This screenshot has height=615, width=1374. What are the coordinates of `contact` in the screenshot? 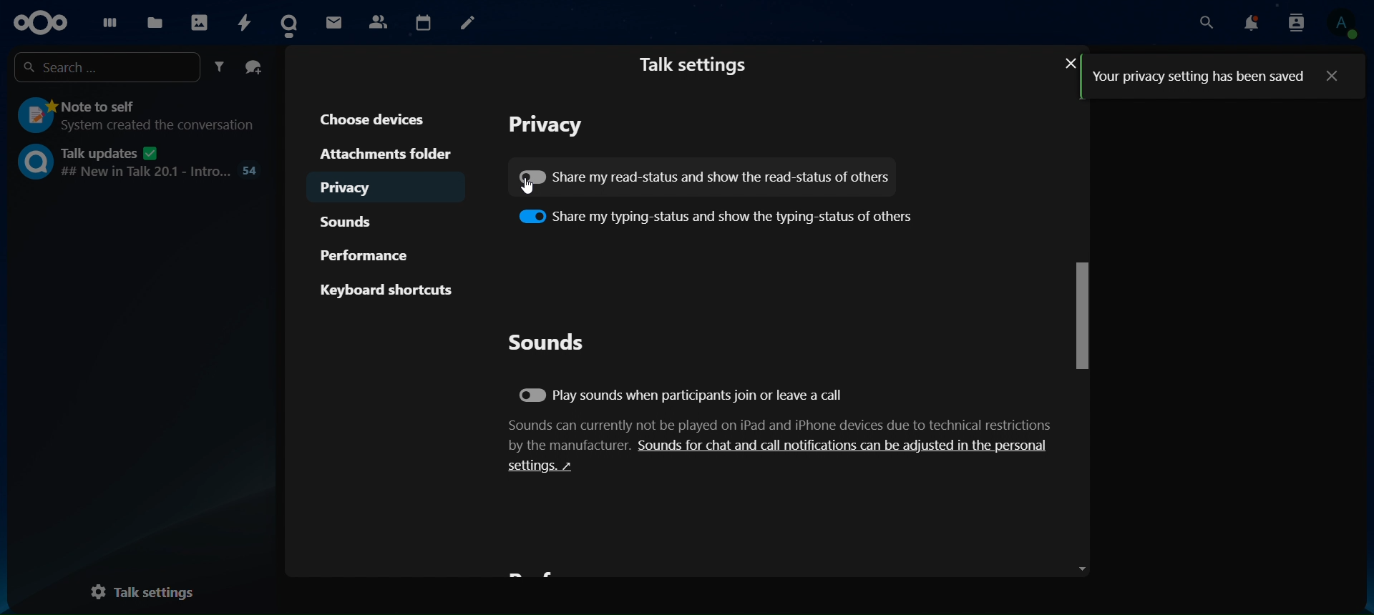 It's located at (378, 20).